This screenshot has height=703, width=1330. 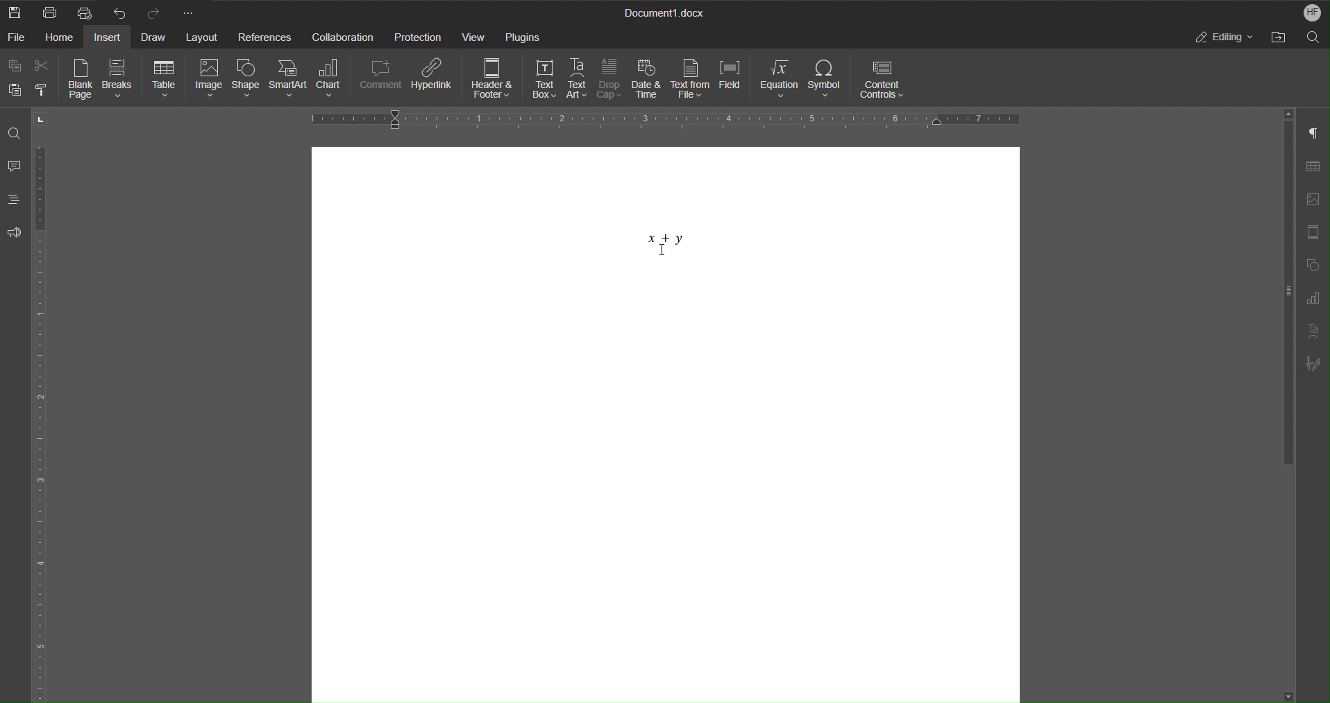 I want to click on File, so click(x=19, y=39).